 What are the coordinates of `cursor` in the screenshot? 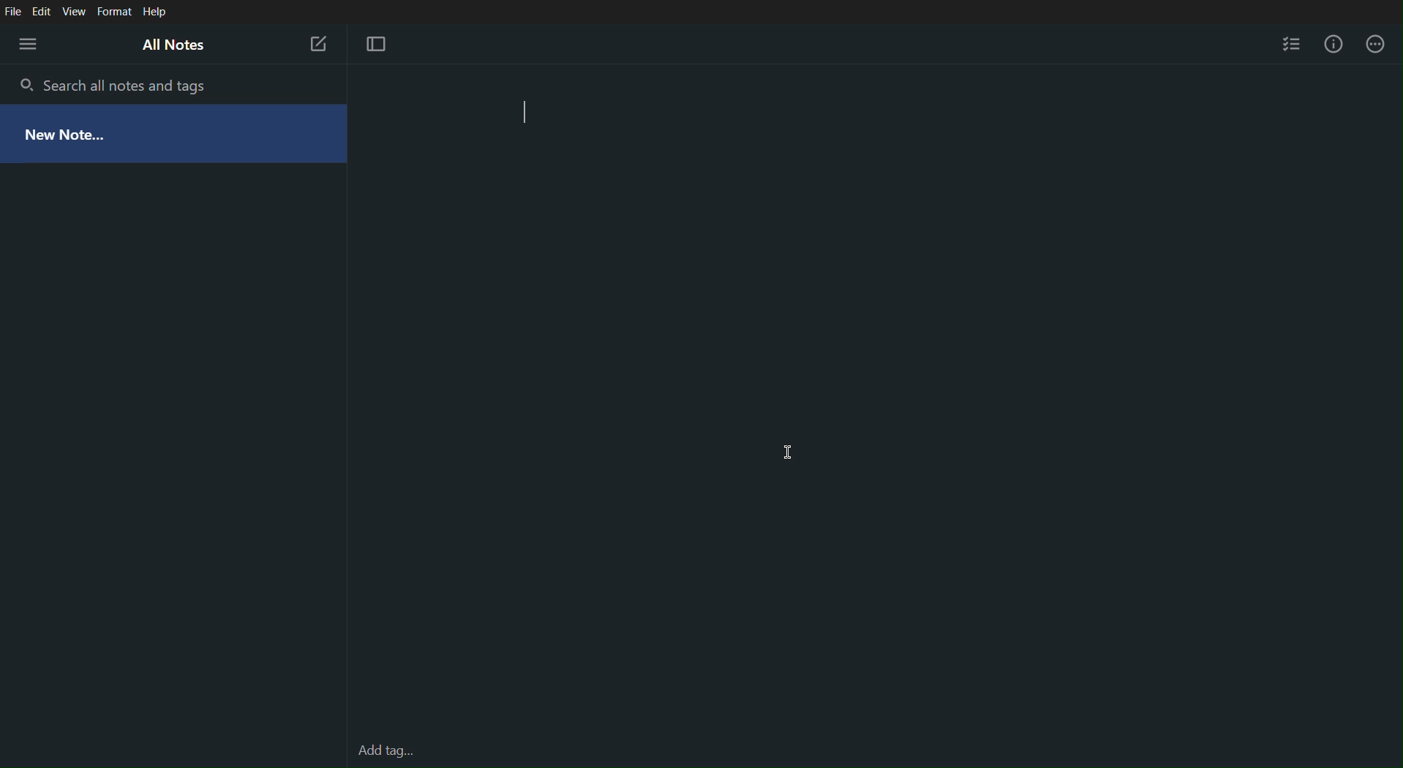 It's located at (791, 454).